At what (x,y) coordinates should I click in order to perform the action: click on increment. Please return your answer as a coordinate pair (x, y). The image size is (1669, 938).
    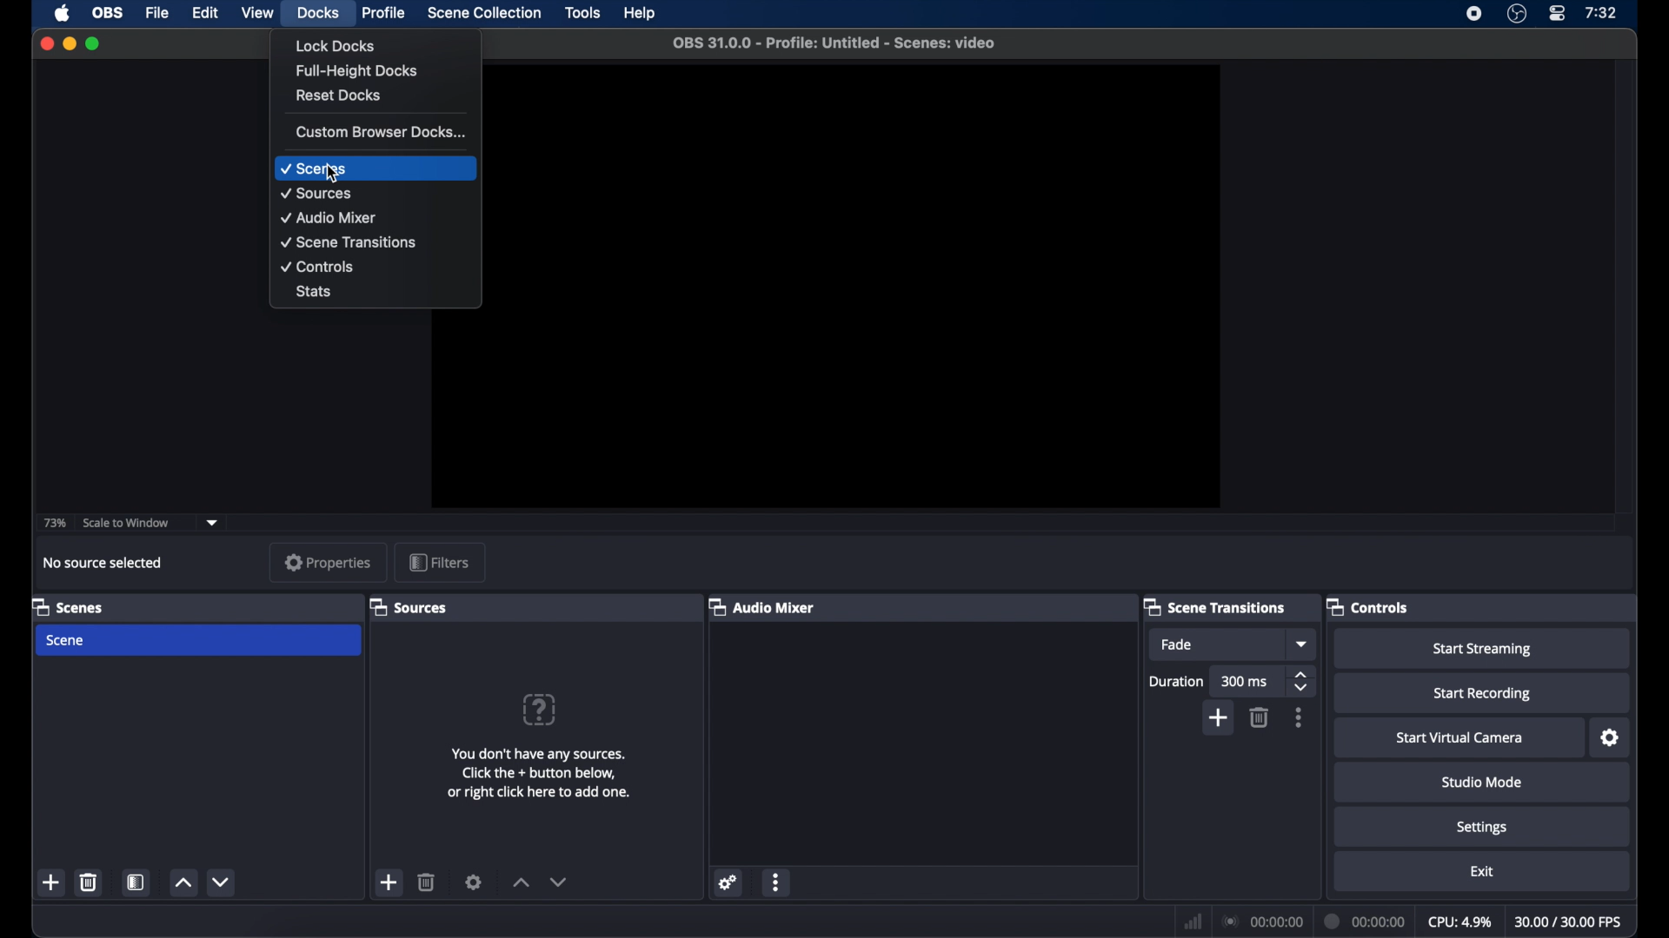
    Looking at the image, I should click on (522, 883).